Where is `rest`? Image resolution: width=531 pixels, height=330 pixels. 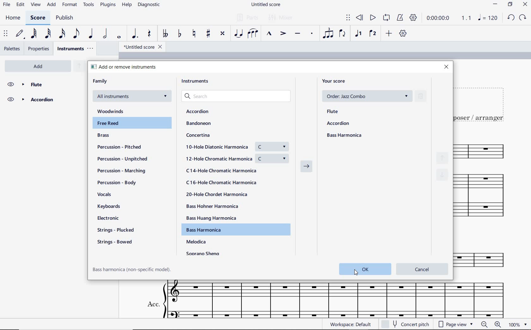 rest is located at coordinates (149, 34).